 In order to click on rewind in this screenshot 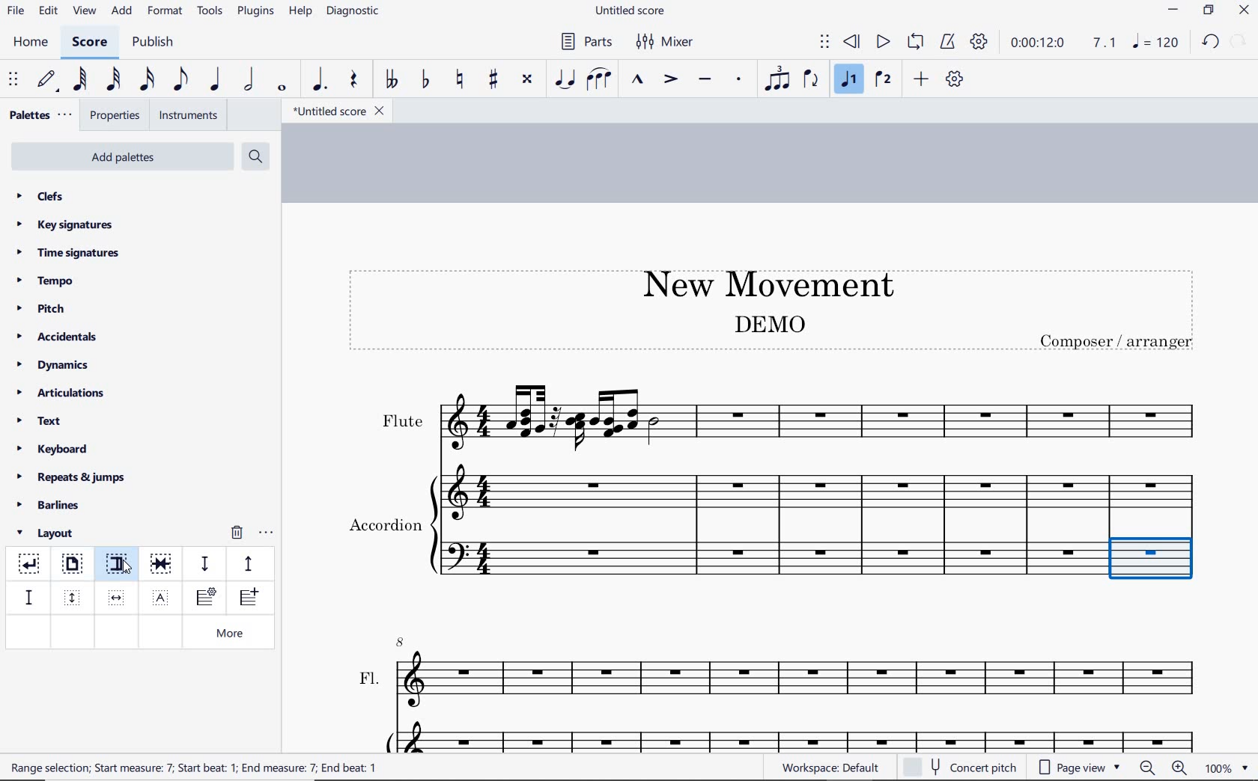, I will do `click(853, 43)`.